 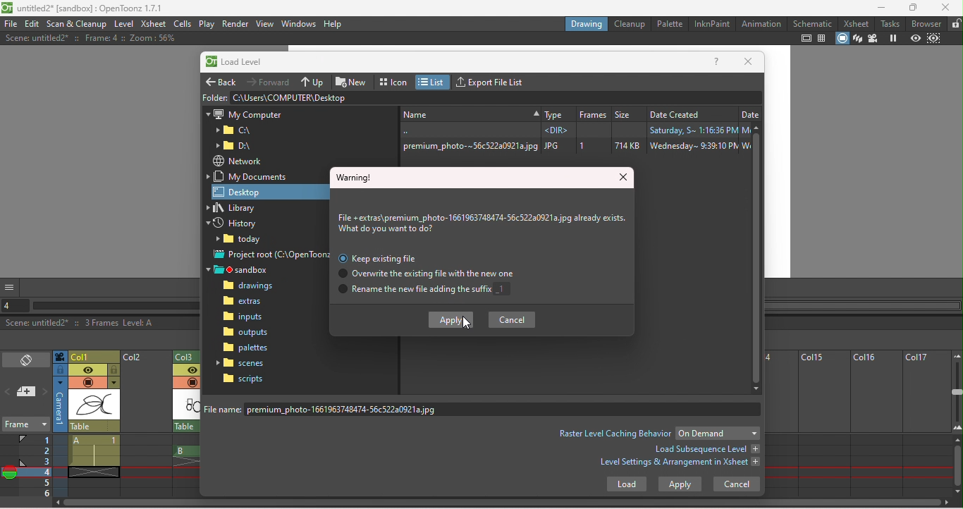 I want to click on Zoom out, so click(x=956, y=355).